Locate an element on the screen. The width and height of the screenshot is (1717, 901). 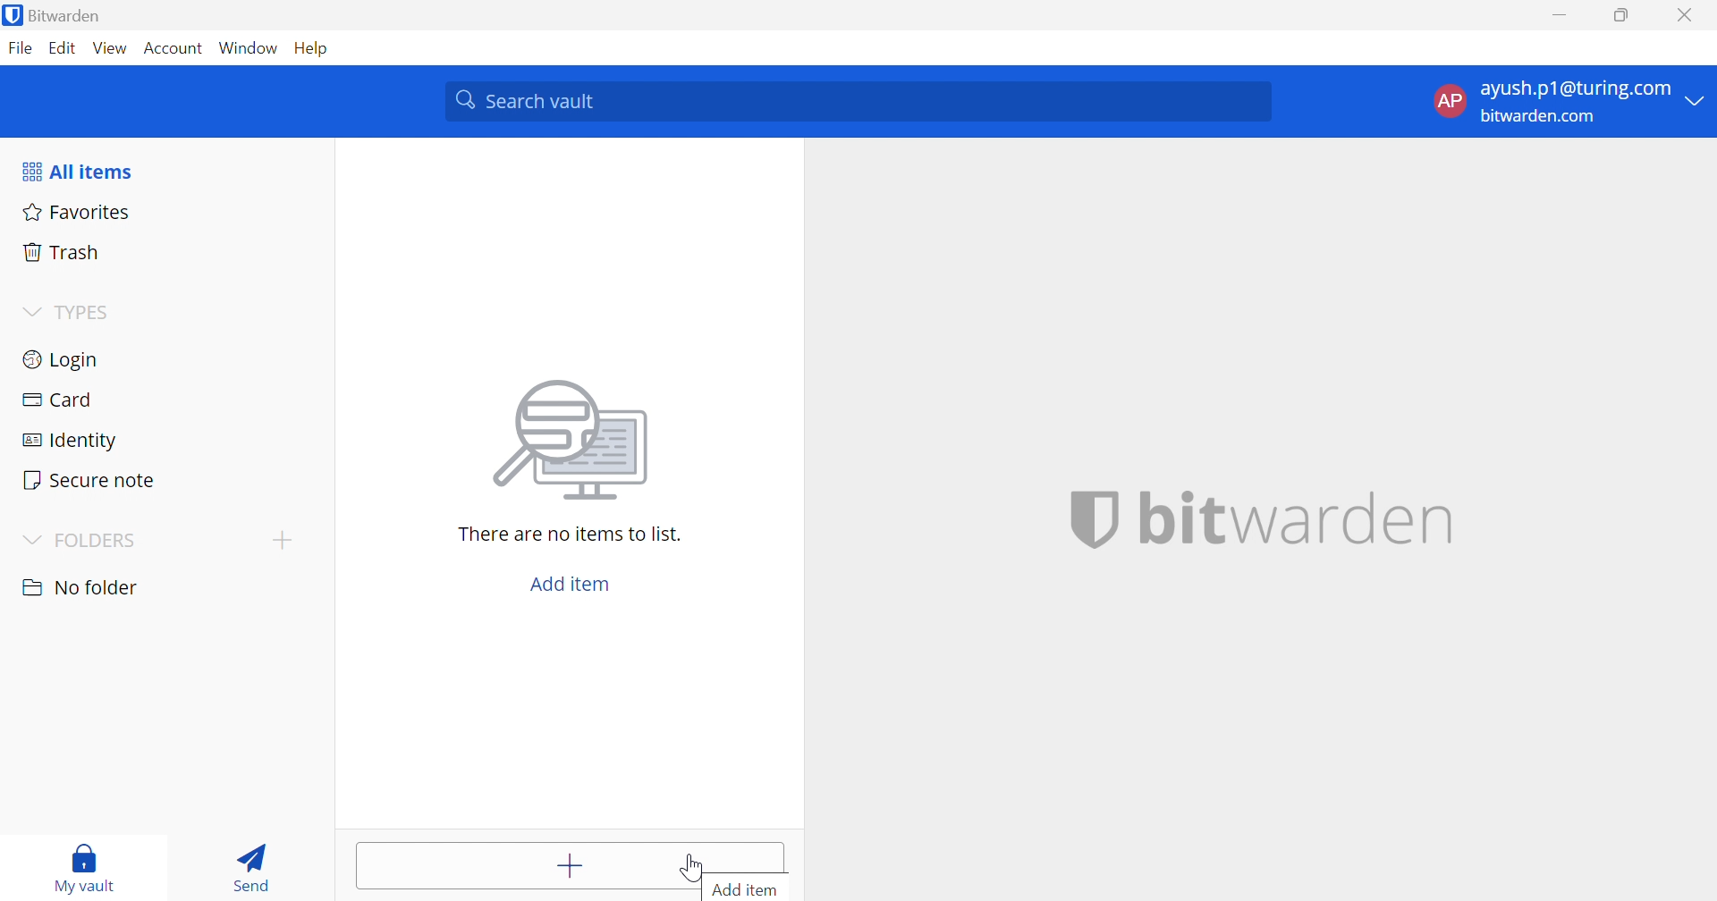
Identity is located at coordinates (72, 442).